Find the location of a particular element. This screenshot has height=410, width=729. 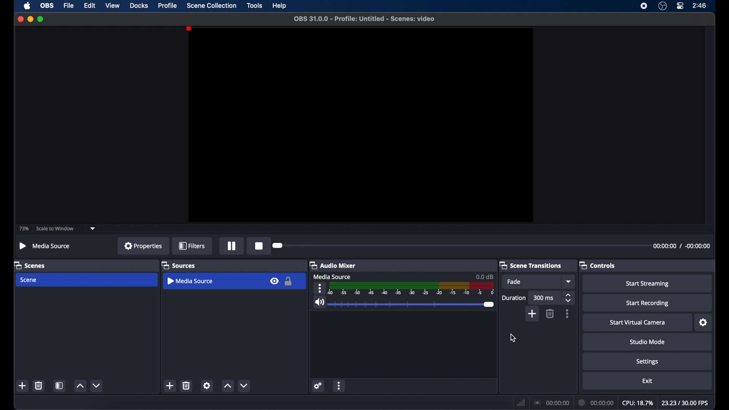

more options is located at coordinates (568, 314).